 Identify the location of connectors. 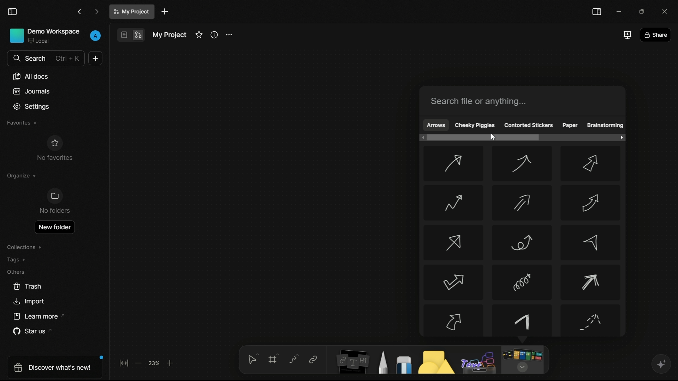
(293, 359).